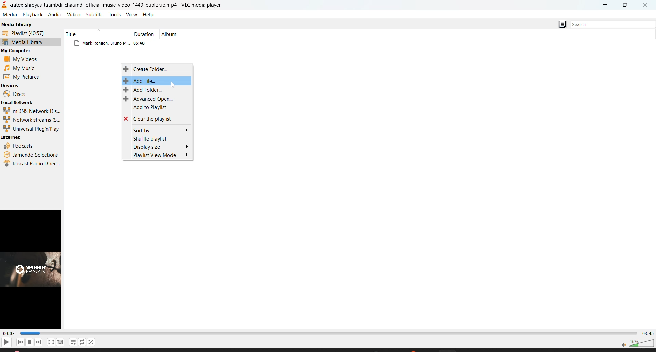 This screenshot has height=352, width=656. What do you see at coordinates (150, 138) in the screenshot?
I see `shuffle playlist` at bounding box center [150, 138].